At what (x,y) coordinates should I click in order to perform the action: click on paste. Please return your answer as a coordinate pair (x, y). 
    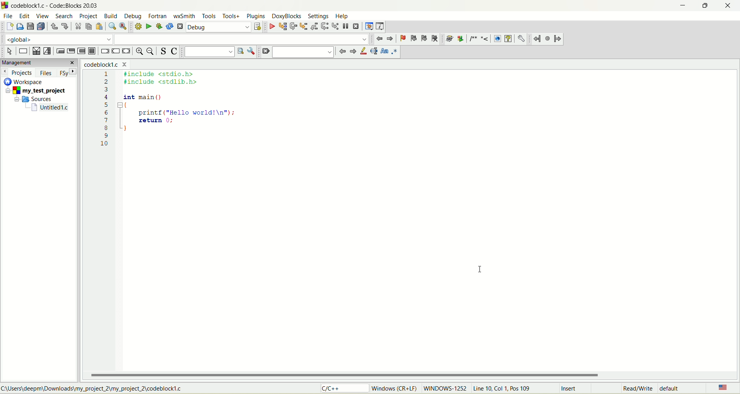
    Looking at the image, I should click on (99, 27).